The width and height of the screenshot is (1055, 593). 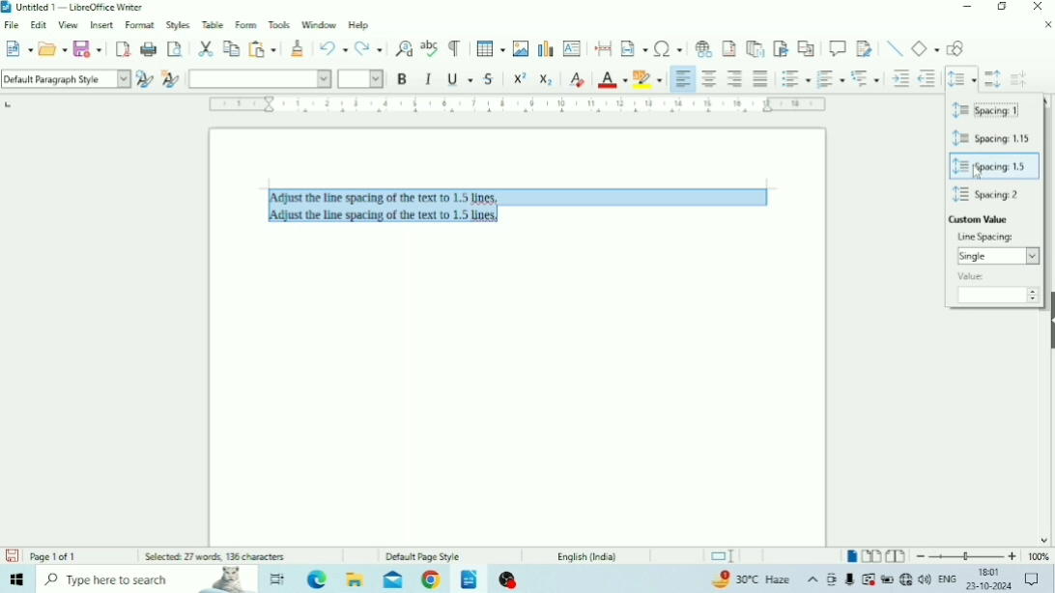 What do you see at coordinates (895, 555) in the screenshot?
I see `Book view` at bounding box center [895, 555].